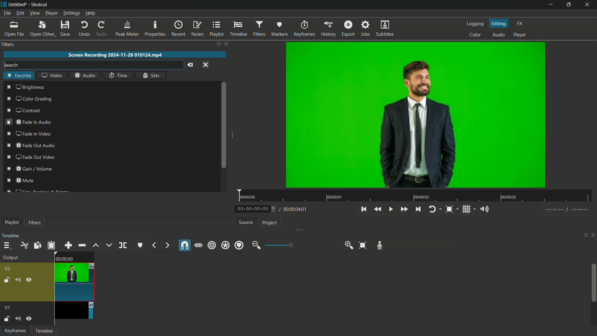 The height and width of the screenshot is (336, 597). What do you see at coordinates (475, 24) in the screenshot?
I see `logging` at bounding box center [475, 24].